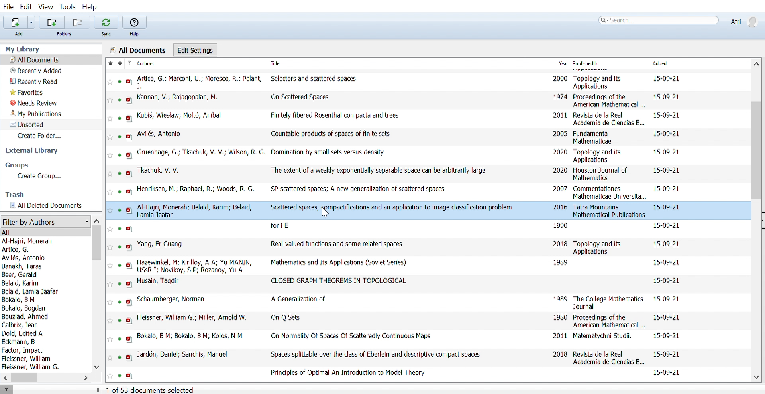 The width and height of the screenshot is (765, 394). I want to click on Calbrix, Jean, so click(20, 325).